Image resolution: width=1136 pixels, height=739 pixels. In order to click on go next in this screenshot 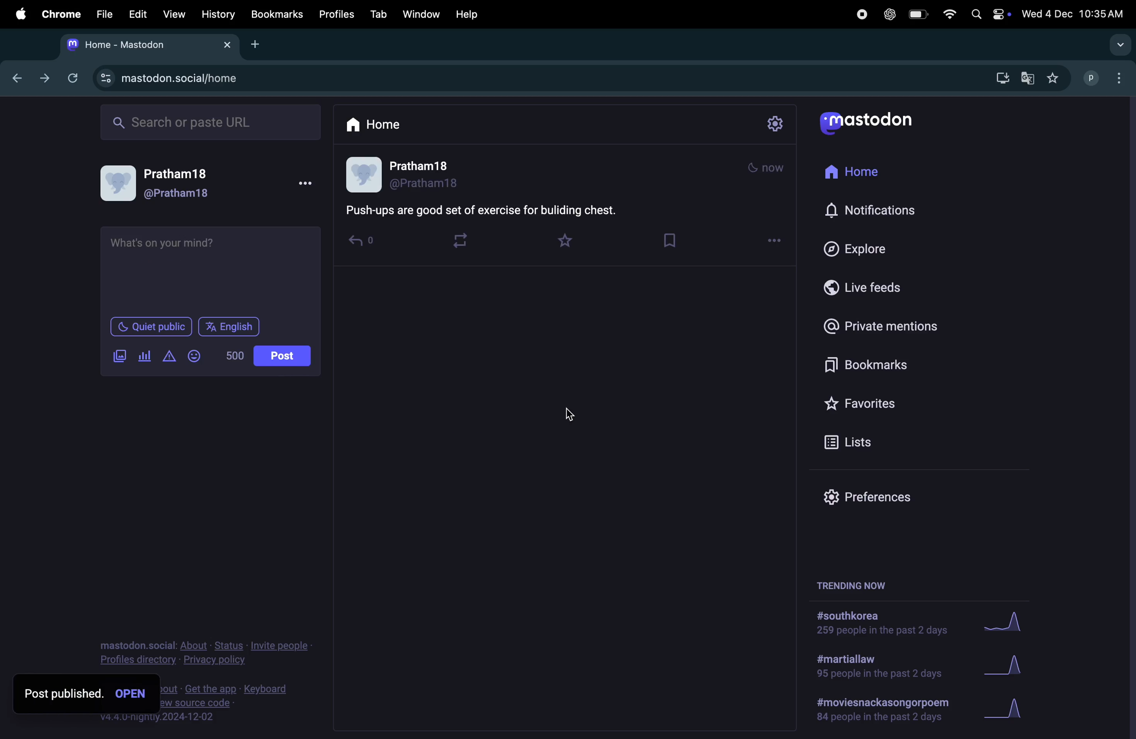, I will do `click(43, 78)`.